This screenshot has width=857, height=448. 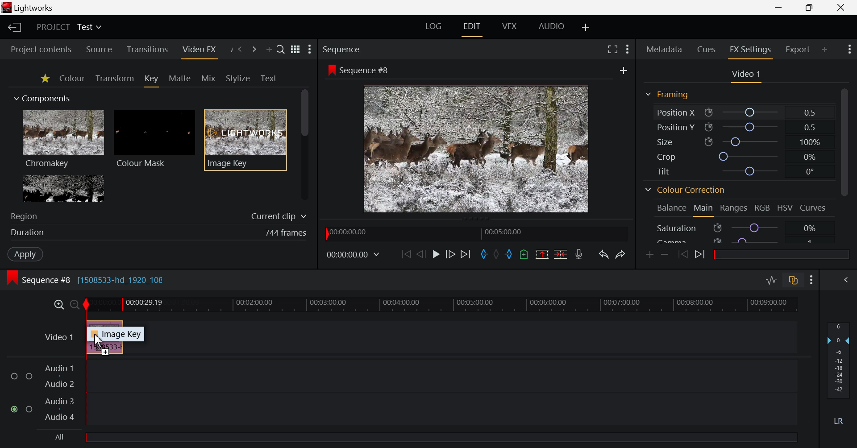 I want to click on 00:00:00:00, so click(x=349, y=232).